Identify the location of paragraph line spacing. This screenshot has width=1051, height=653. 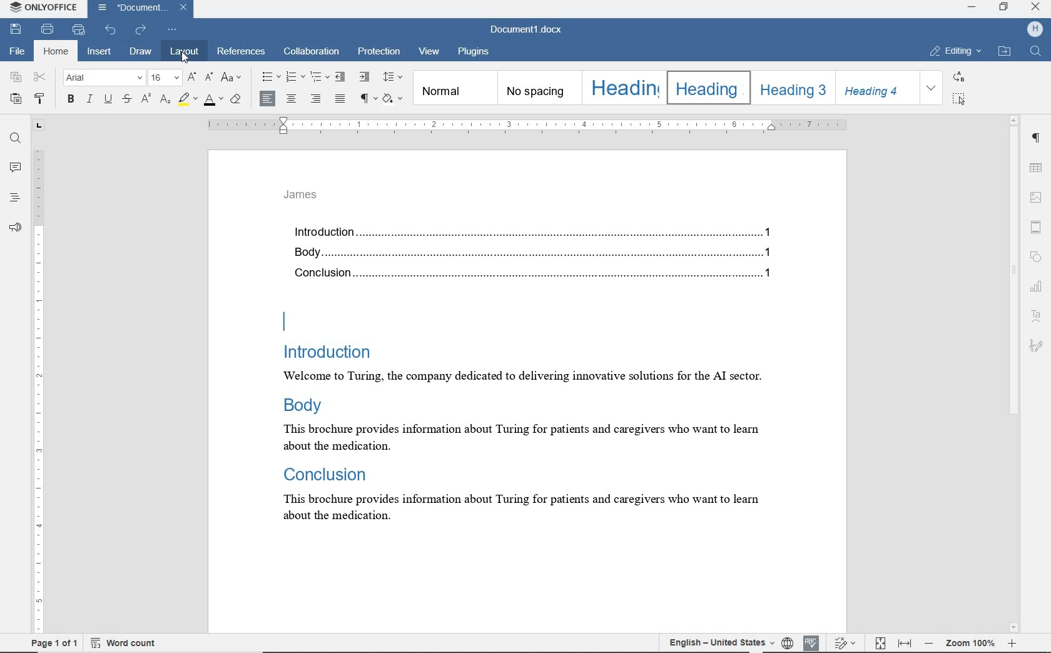
(392, 76).